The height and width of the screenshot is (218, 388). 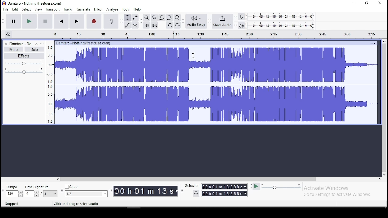 What do you see at coordinates (94, 21) in the screenshot?
I see `record` at bounding box center [94, 21].